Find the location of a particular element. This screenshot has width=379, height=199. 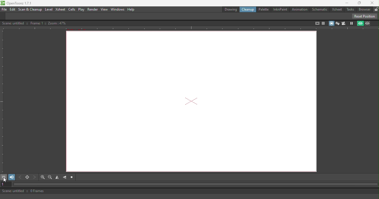

Flip vertically is located at coordinates (65, 177).